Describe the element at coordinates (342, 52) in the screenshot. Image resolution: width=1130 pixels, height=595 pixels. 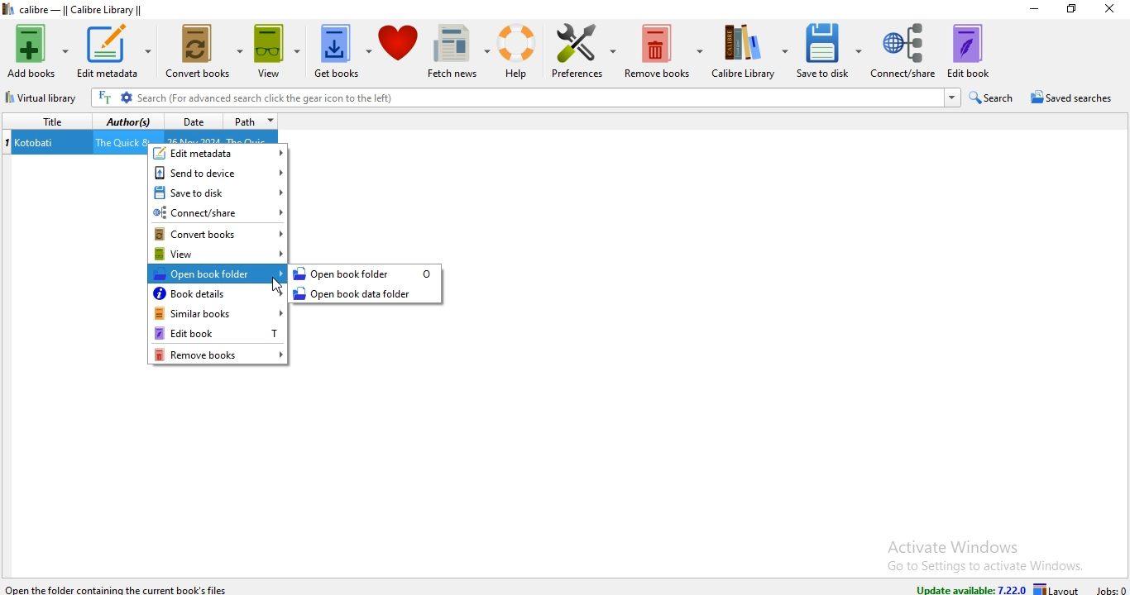
I see `get books` at that location.